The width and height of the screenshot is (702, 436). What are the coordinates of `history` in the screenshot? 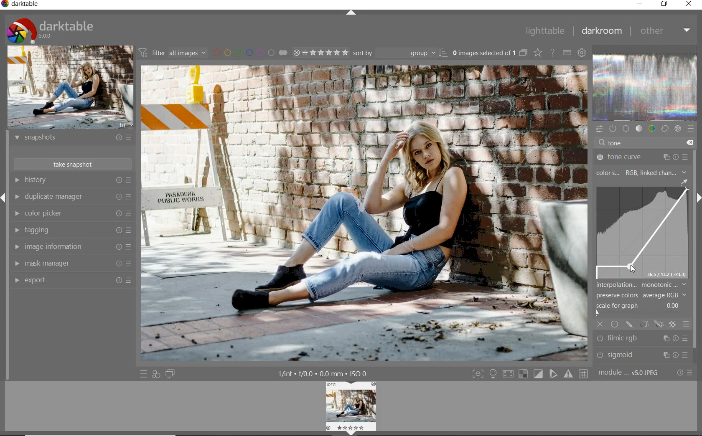 It's located at (72, 181).